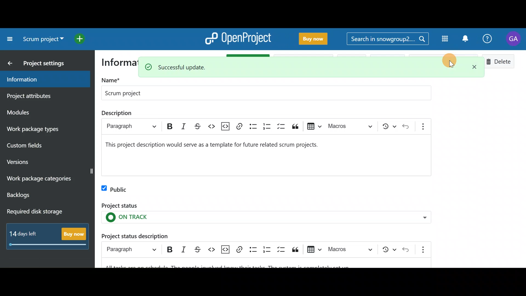 The height and width of the screenshot is (296, 526). What do you see at coordinates (29, 160) in the screenshot?
I see `Versions` at bounding box center [29, 160].